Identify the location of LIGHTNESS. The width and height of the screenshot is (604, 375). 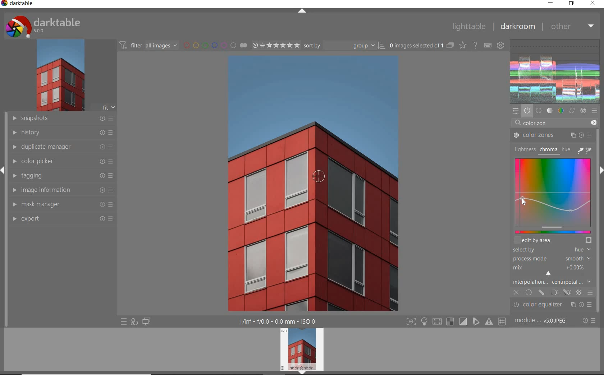
(524, 149).